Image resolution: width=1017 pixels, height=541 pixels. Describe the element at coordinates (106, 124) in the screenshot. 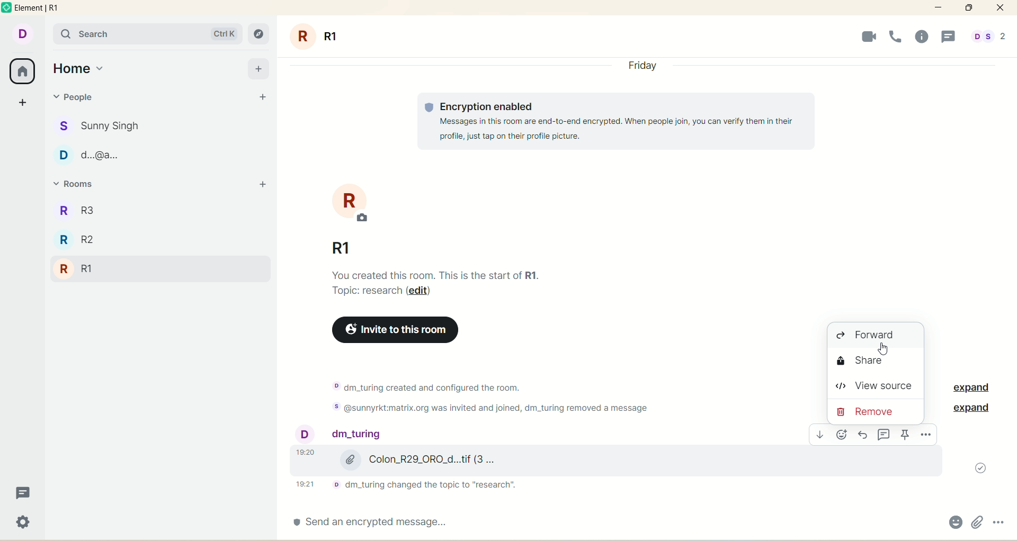

I see `people` at that location.